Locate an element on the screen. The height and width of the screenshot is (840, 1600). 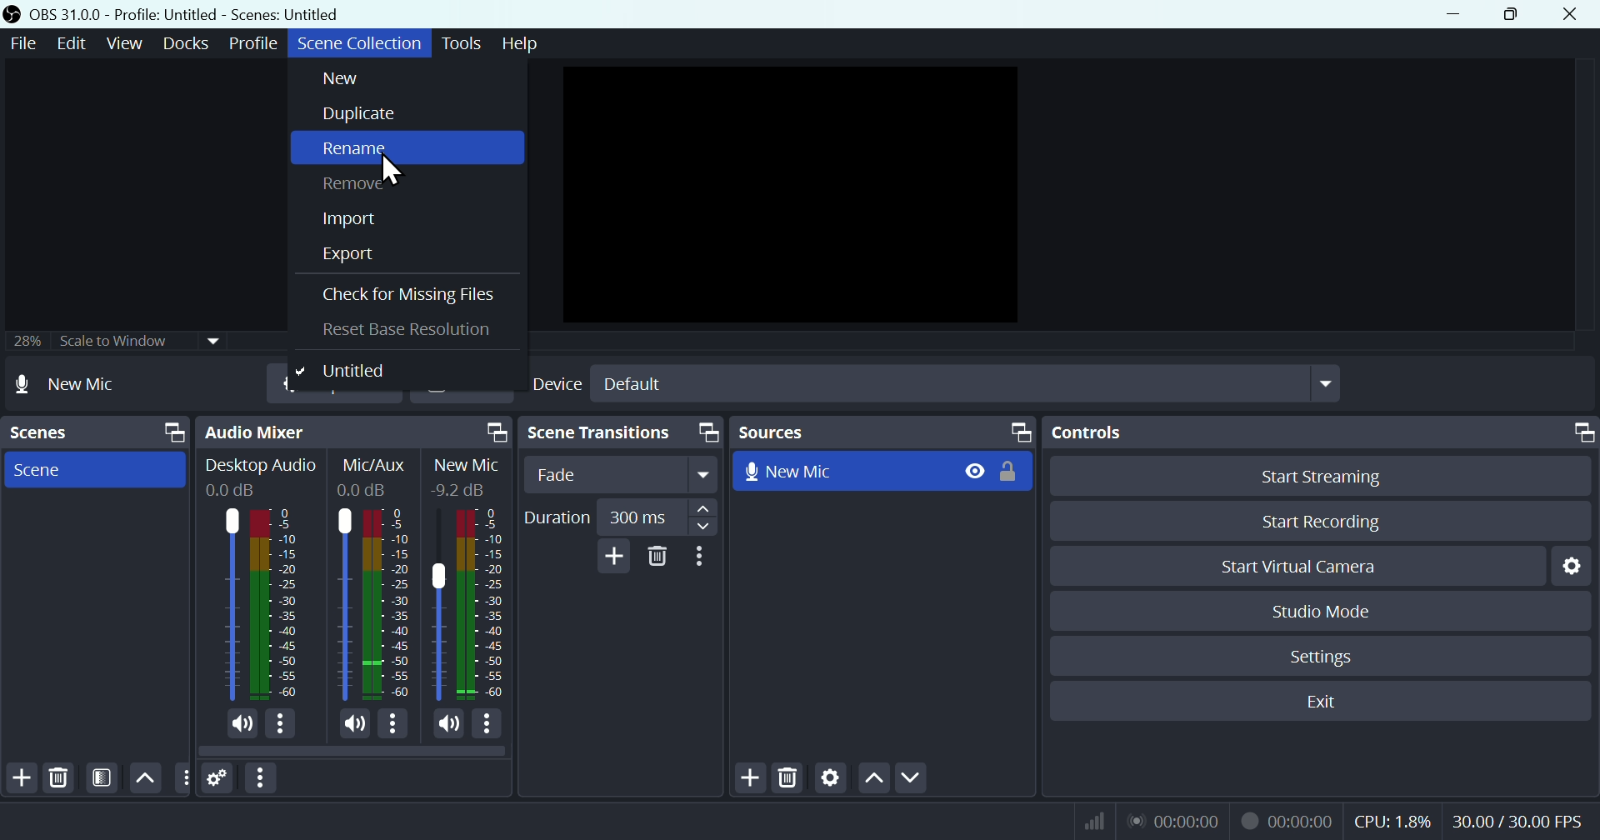
Filter is located at coordinates (104, 778).